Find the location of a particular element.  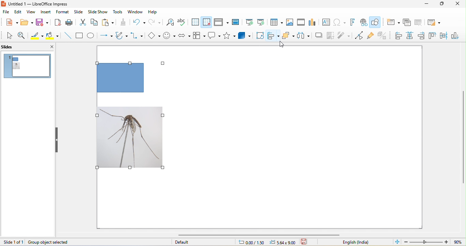

spelling is located at coordinates (183, 22).